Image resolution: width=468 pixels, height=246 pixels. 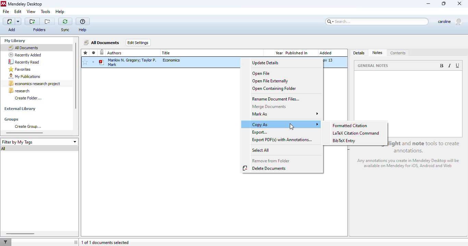 I want to click on help, so click(x=83, y=22).